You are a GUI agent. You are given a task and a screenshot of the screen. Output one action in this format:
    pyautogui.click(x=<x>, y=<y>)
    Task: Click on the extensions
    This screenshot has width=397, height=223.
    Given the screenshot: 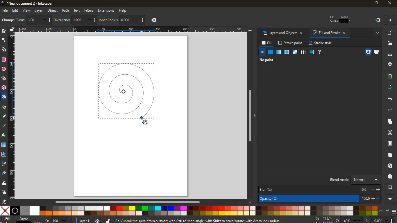 What is the action you would take?
    pyautogui.click(x=106, y=10)
    